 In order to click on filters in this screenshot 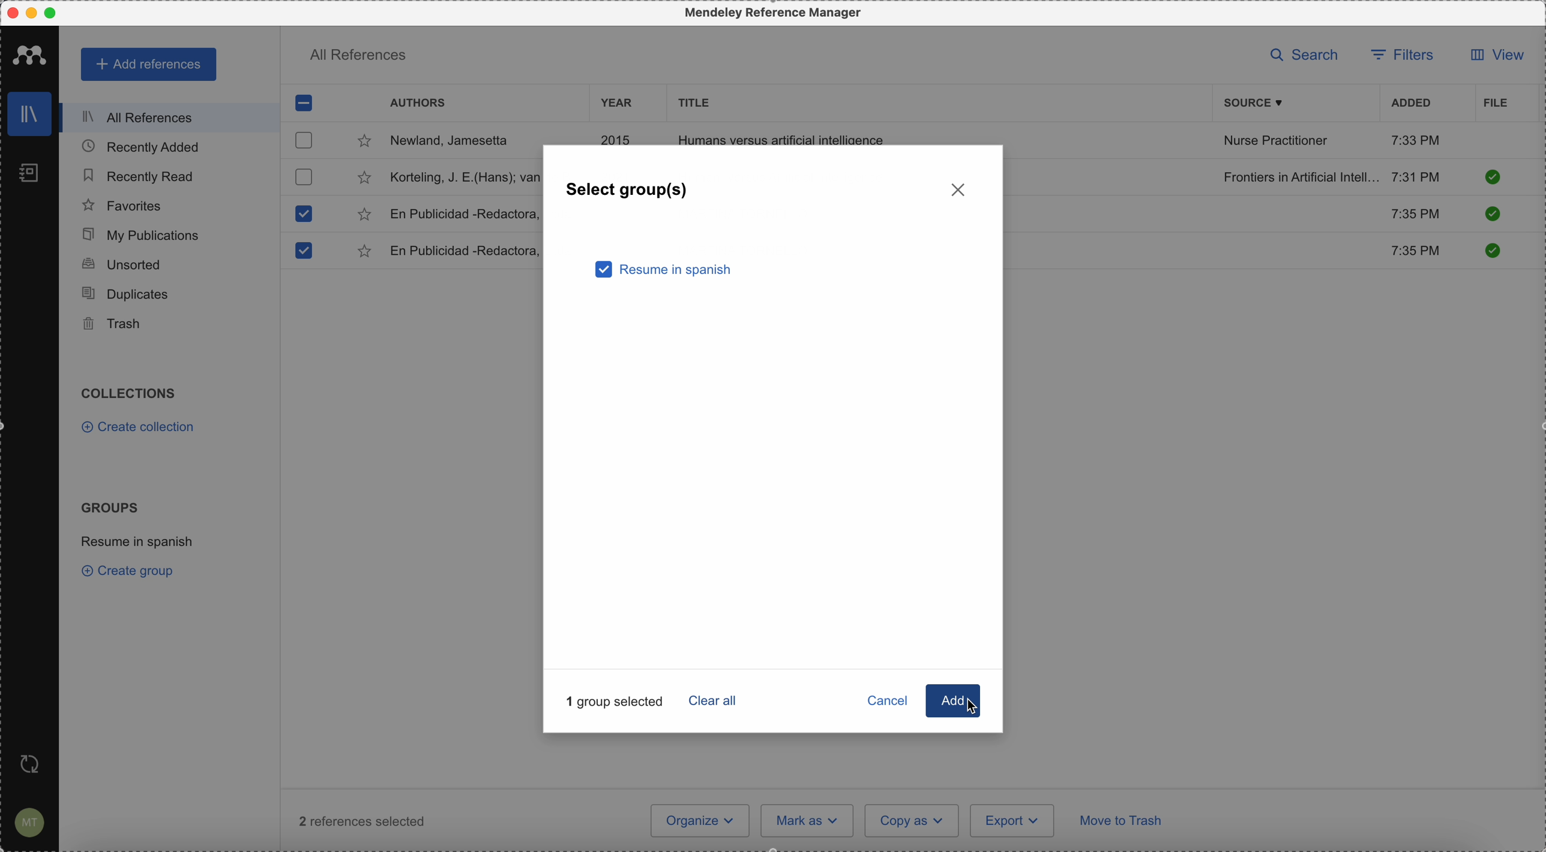, I will do `click(1402, 56)`.